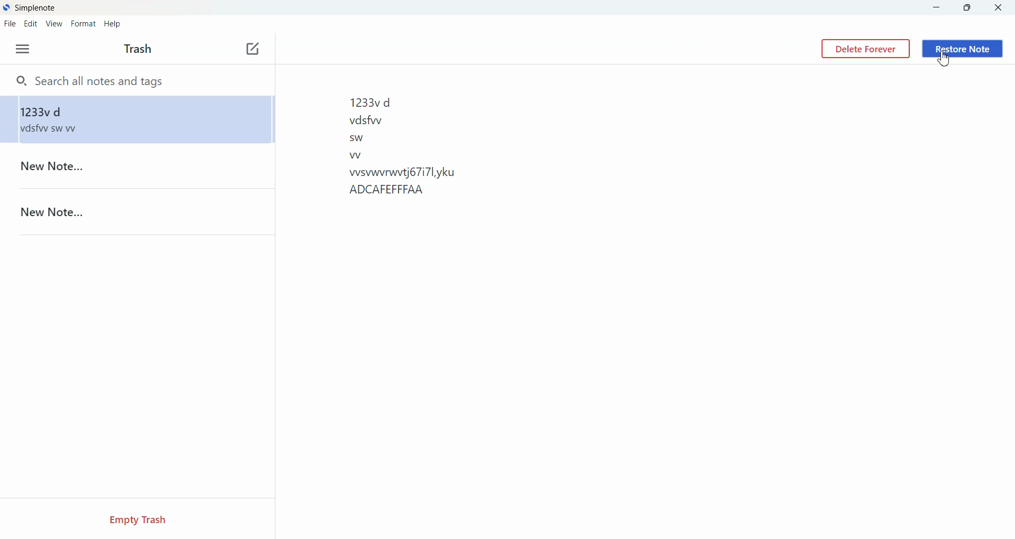 This screenshot has width=1015, height=539. What do you see at coordinates (943, 60) in the screenshot?
I see `Cursor` at bounding box center [943, 60].